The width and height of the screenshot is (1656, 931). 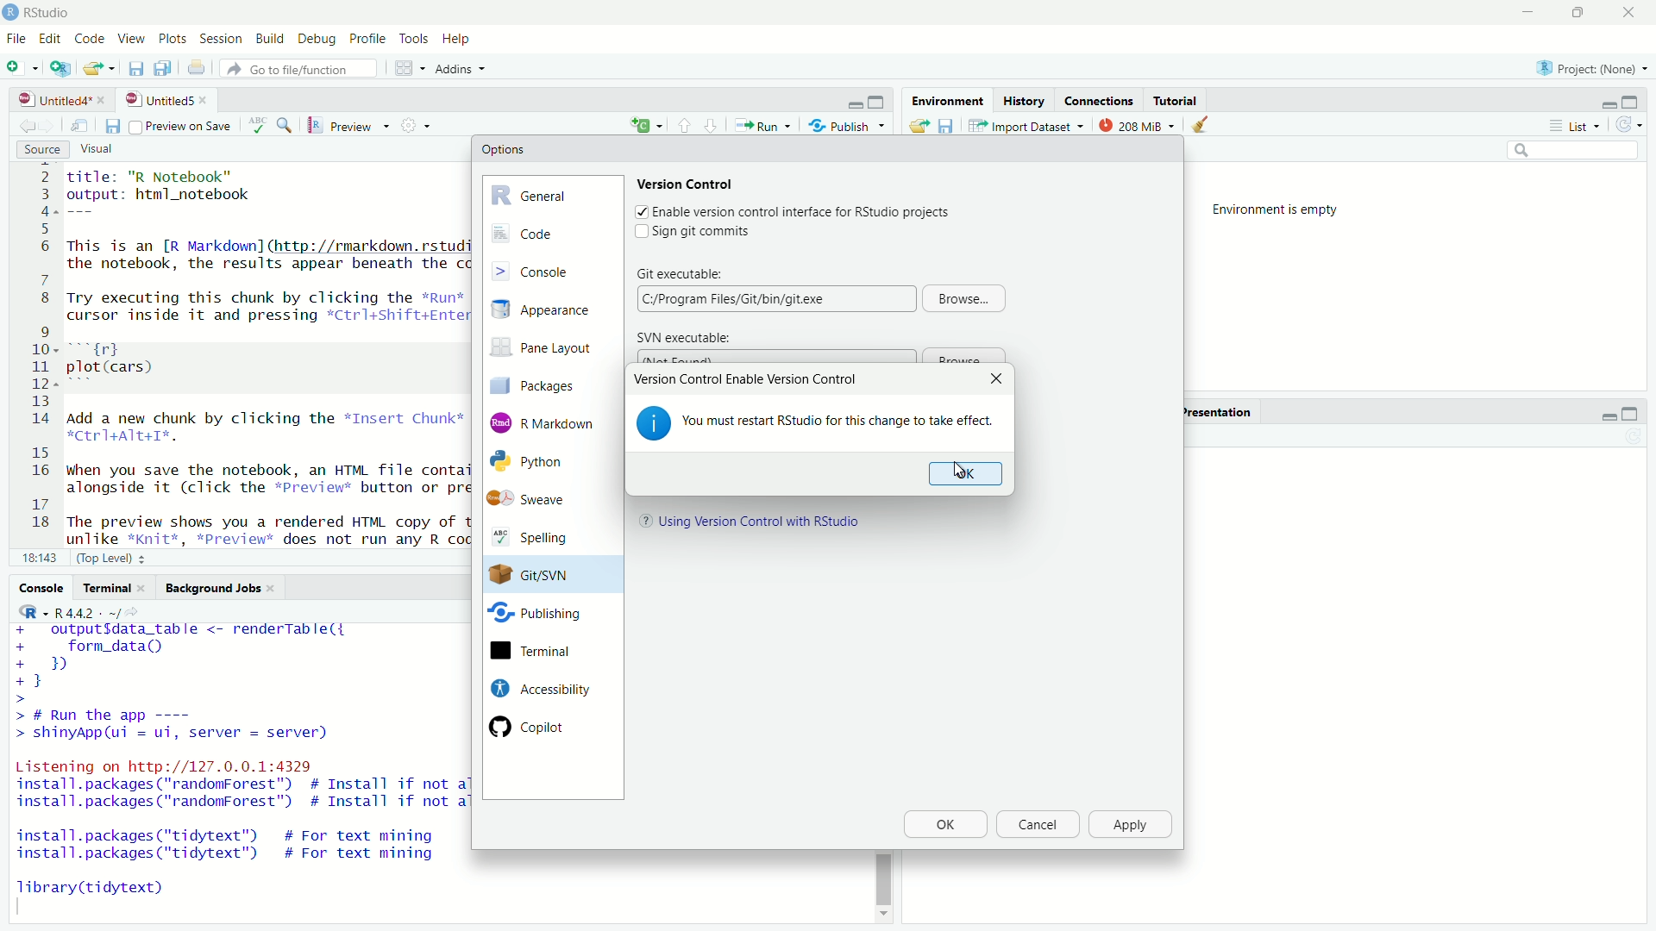 I want to click on Build, so click(x=272, y=40).